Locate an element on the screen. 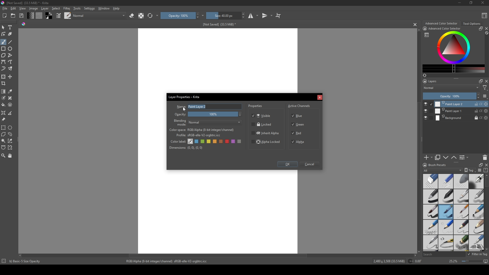 This screenshot has height=275, width=489. Tool Options is located at coordinates (472, 24).